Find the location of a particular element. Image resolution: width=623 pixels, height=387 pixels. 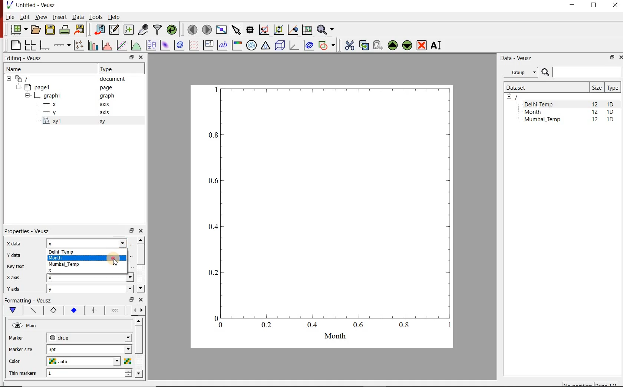

View is located at coordinates (41, 17).